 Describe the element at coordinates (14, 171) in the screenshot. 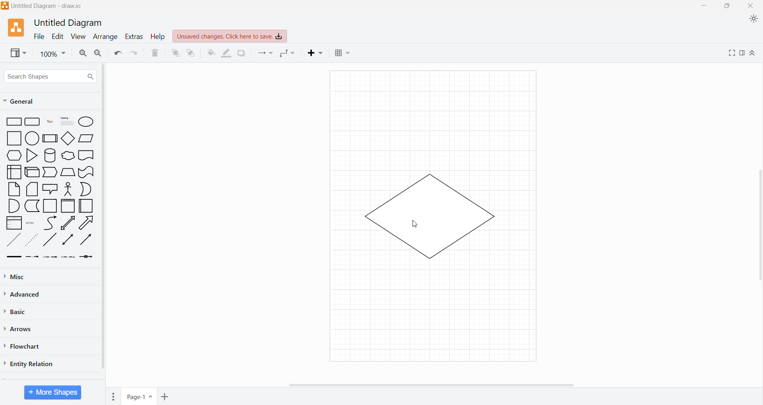

I see `Internal Document` at that location.